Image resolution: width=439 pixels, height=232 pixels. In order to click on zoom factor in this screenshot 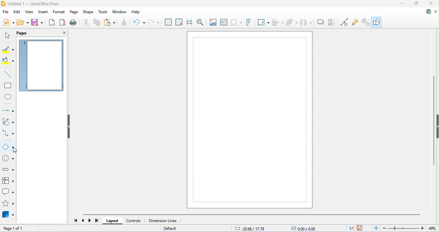, I will do `click(410, 228)`.